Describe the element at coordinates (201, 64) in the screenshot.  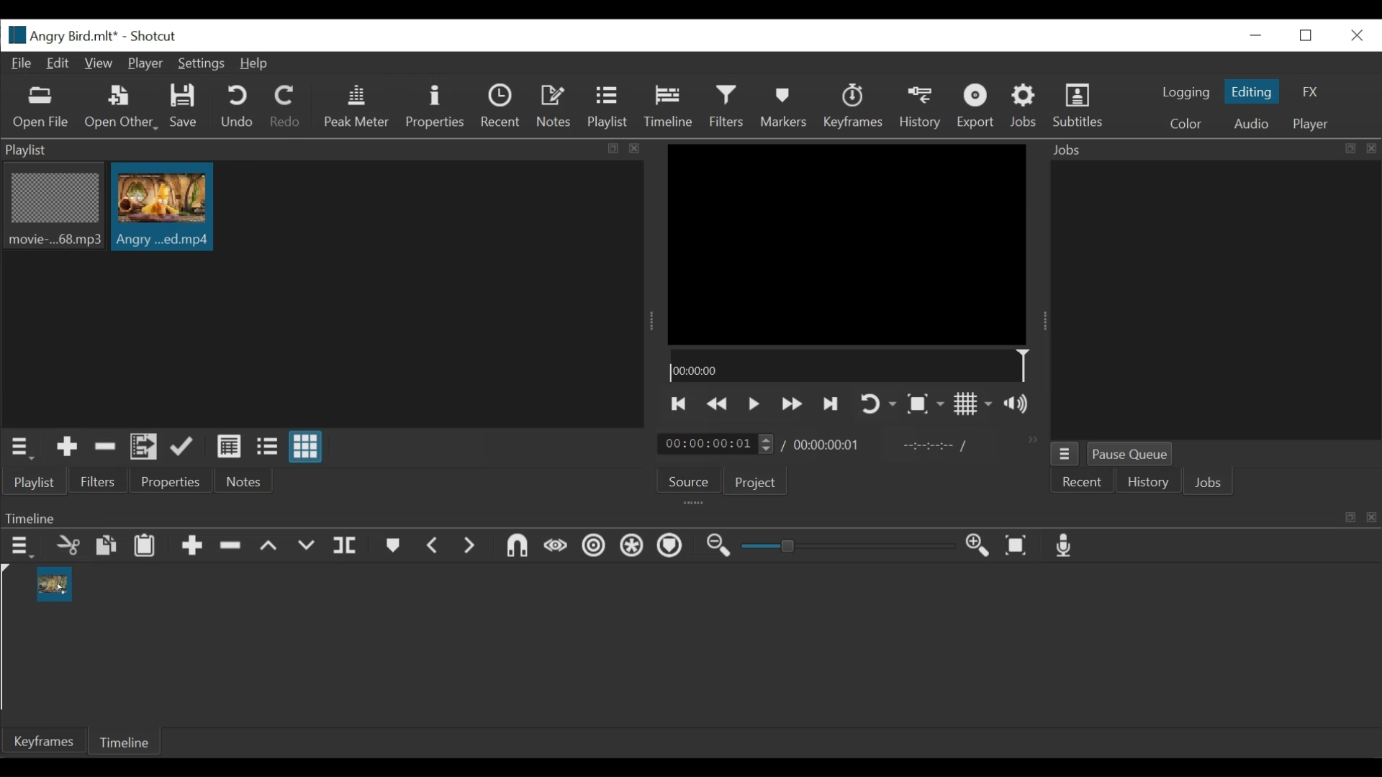
I see `Settings` at that location.